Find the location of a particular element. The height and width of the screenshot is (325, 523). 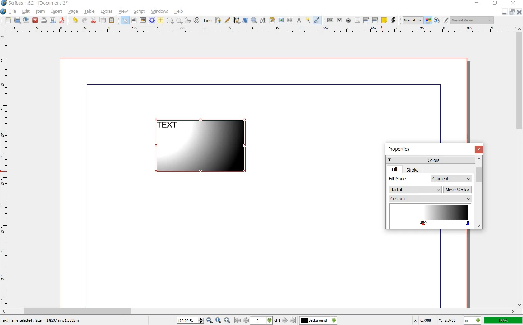

scroll bar is located at coordinates (520, 167).